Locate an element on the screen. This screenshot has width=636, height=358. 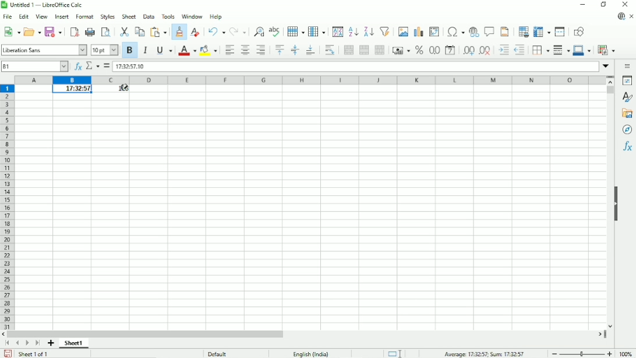
Formula is located at coordinates (107, 66).